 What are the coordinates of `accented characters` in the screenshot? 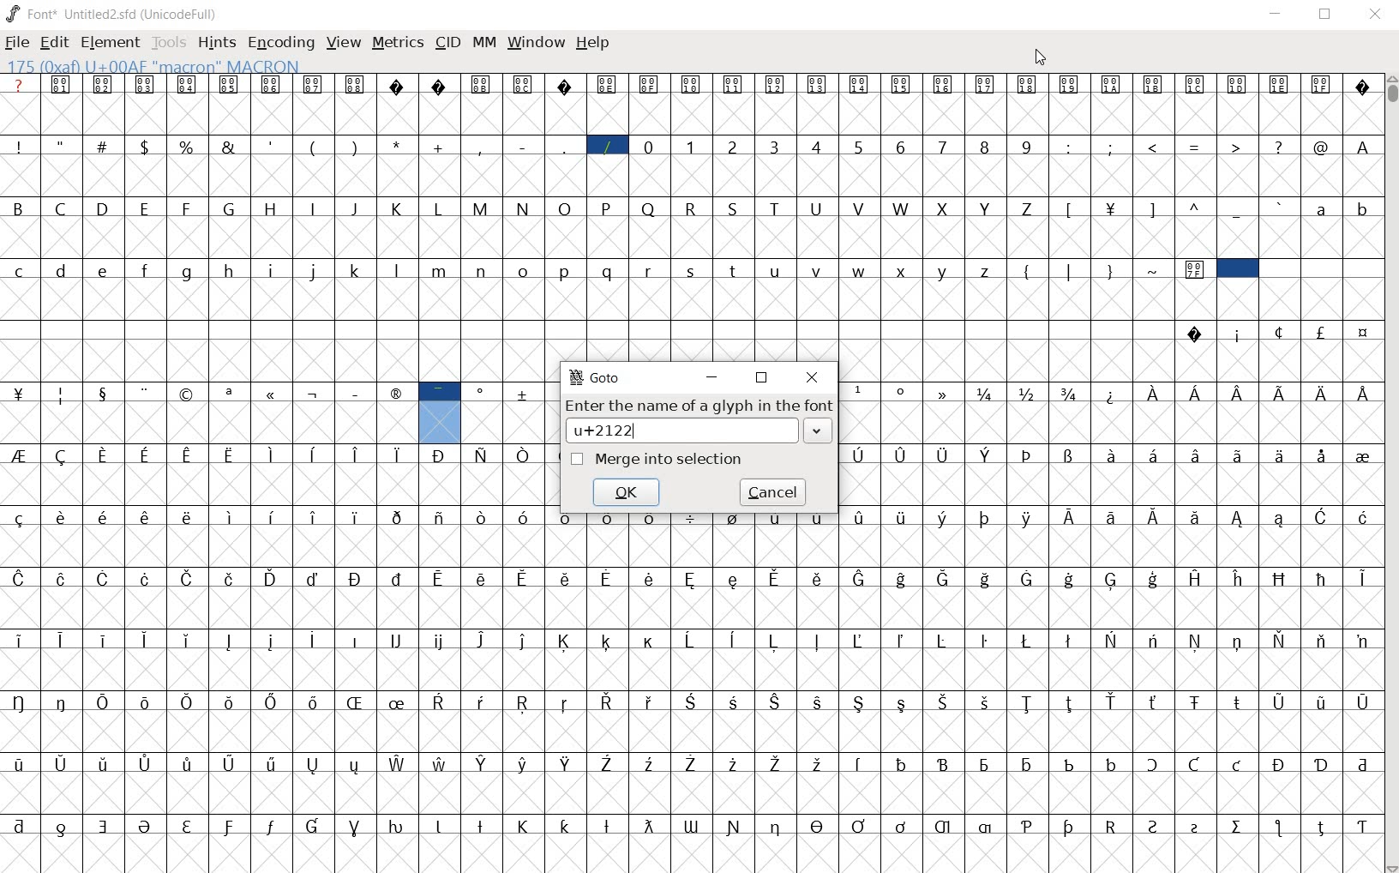 It's located at (878, 660).